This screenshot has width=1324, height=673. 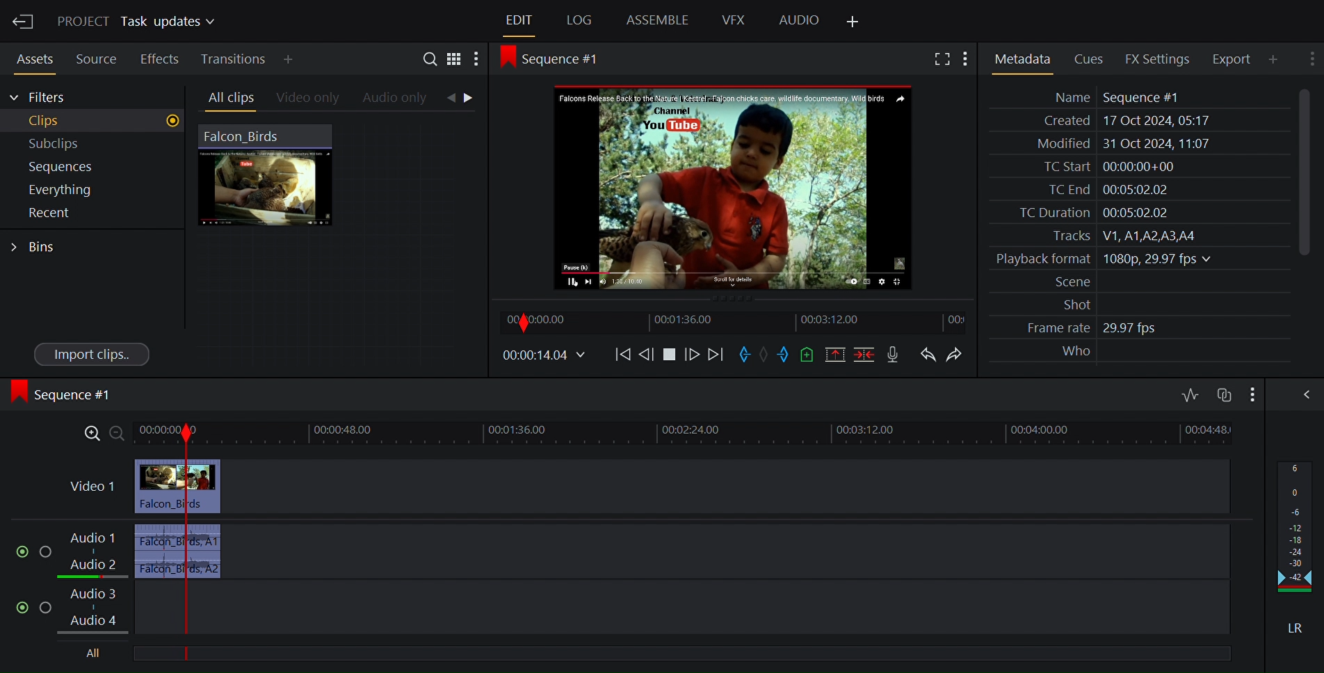 What do you see at coordinates (656, 21) in the screenshot?
I see `Assemble` at bounding box center [656, 21].